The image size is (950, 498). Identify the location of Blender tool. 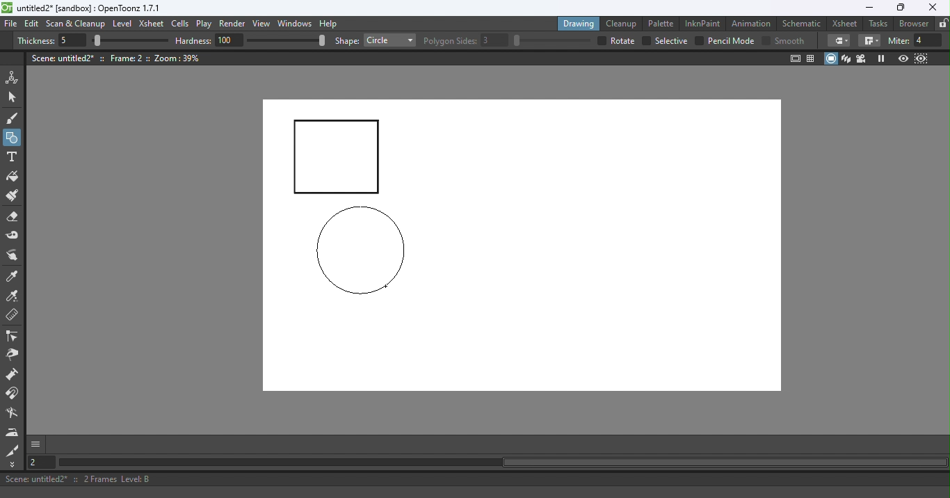
(15, 414).